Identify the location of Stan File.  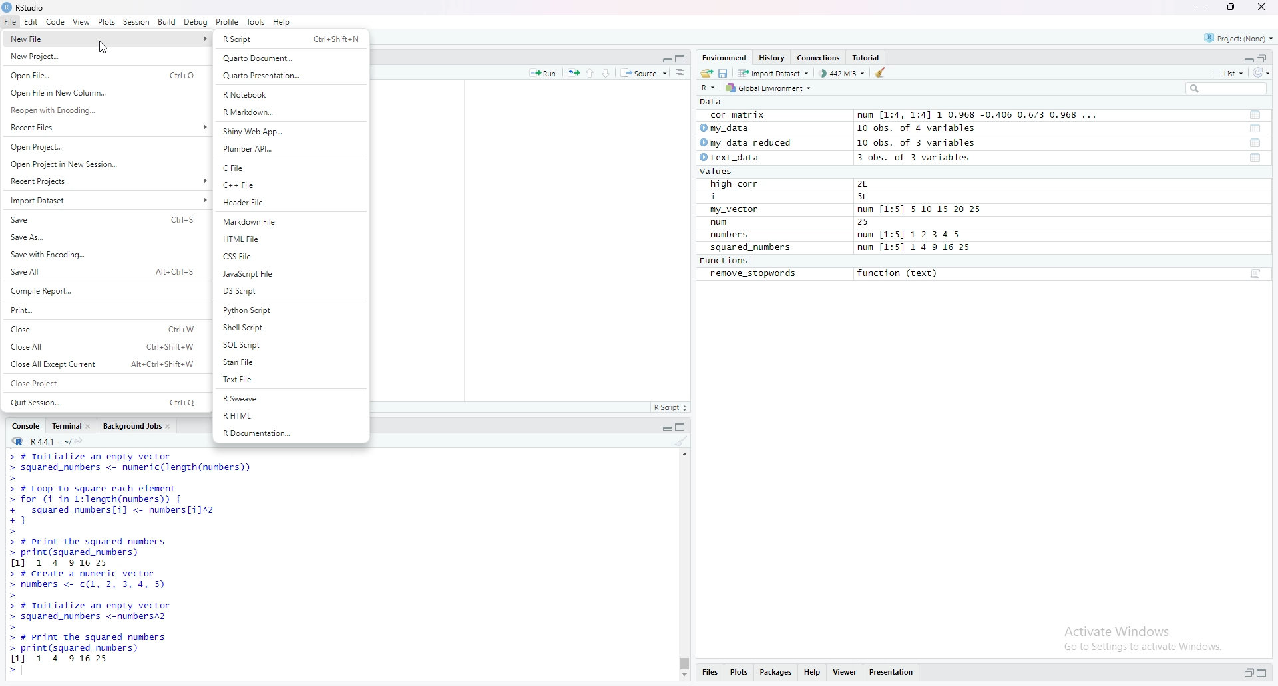
(290, 363).